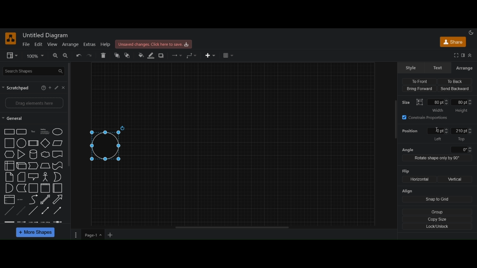  Describe the element at coordinates (89, 45) in the screenshot. I see `extras` at that location.